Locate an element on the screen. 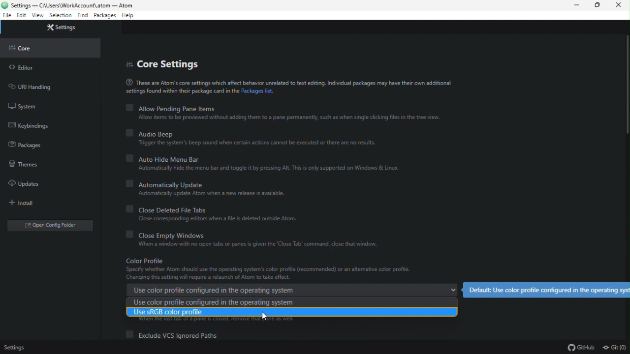 This screenshot has width=630, height=354. color profile is located at coordinates (288, 268).